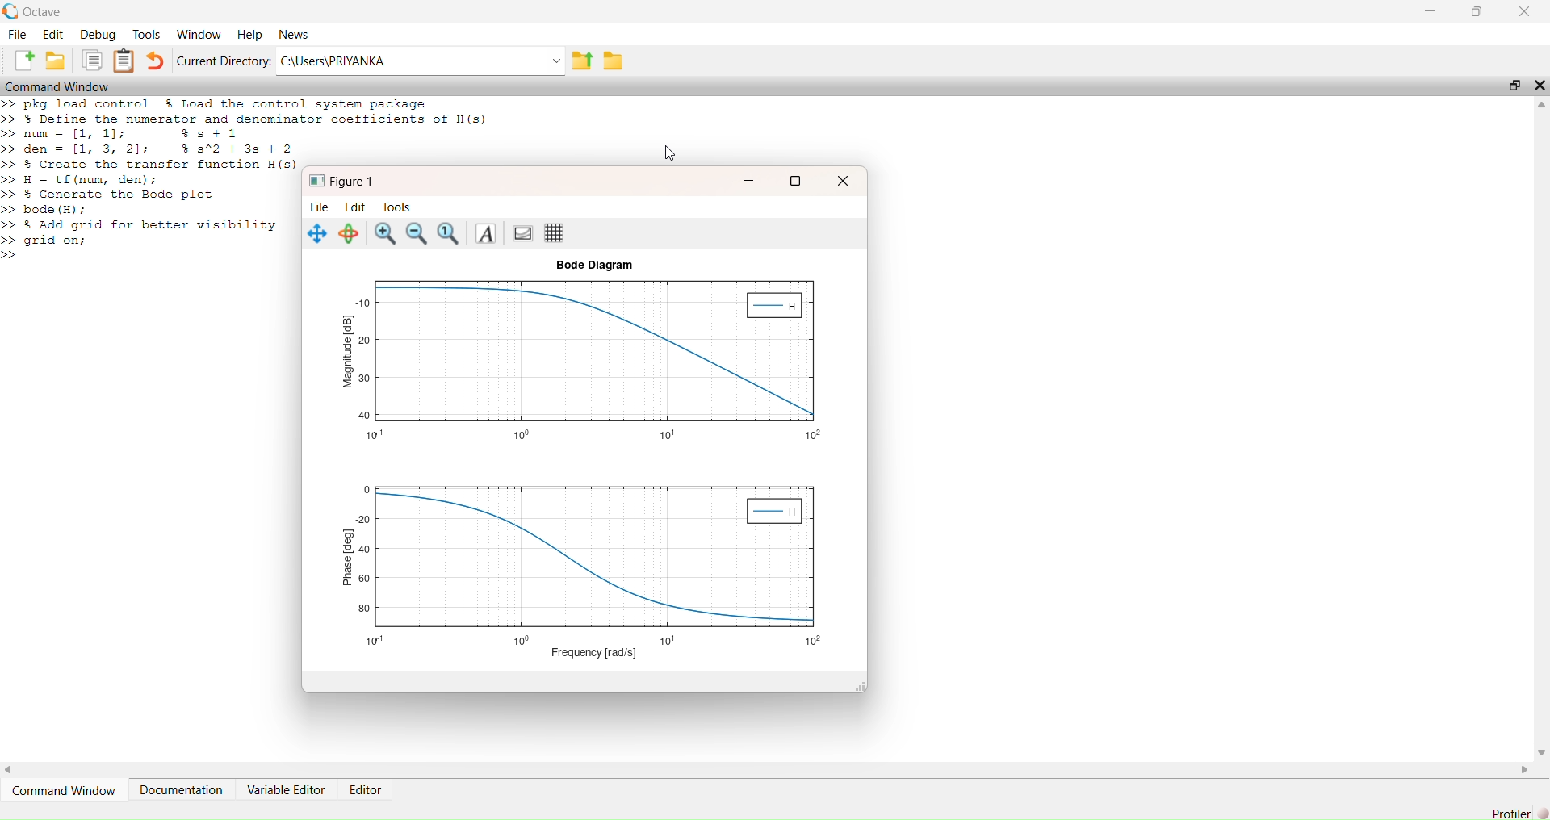 The height and width of the screenshot is (820, 1550). Describe the element at coordinates (411, 61) in the screenshot. I see `C:\Users\PRIYANKA` at that location.